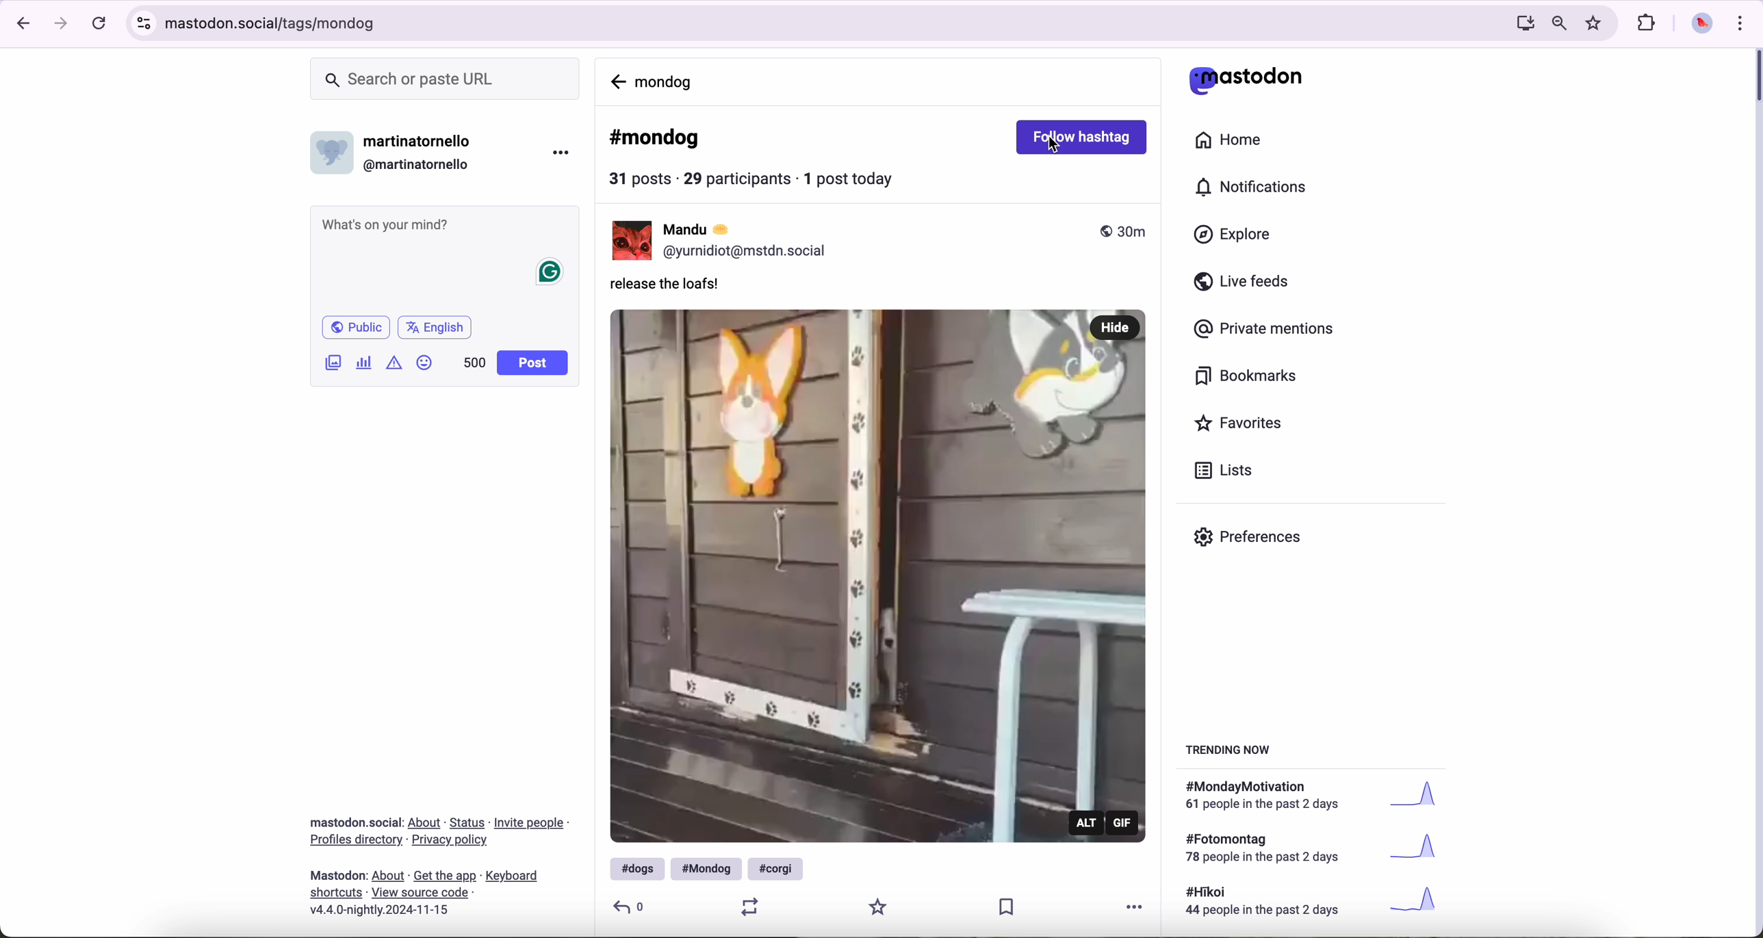 This screenshot has width=1763, height=938. I want to click on bookmarks, so click(1247, 376).